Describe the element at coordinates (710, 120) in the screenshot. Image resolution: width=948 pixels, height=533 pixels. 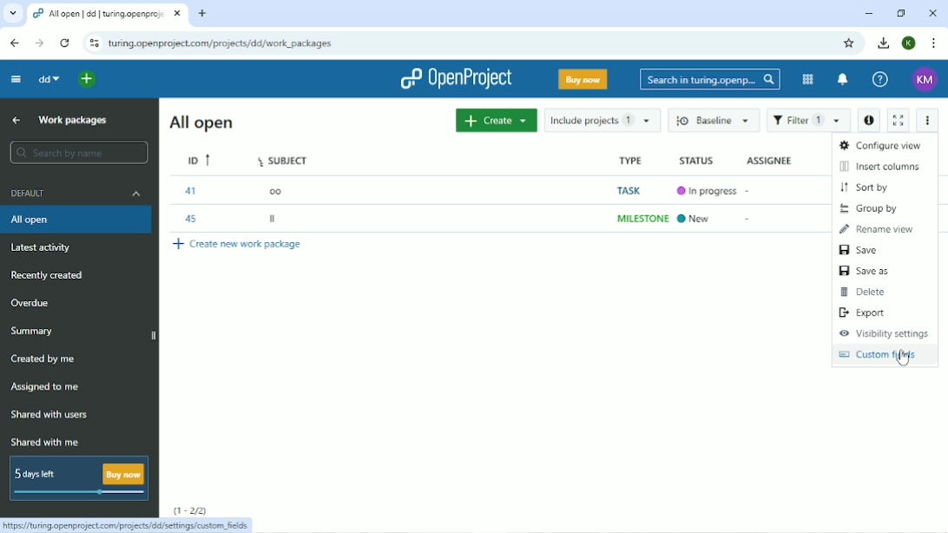
I see `Baseline` at that location.